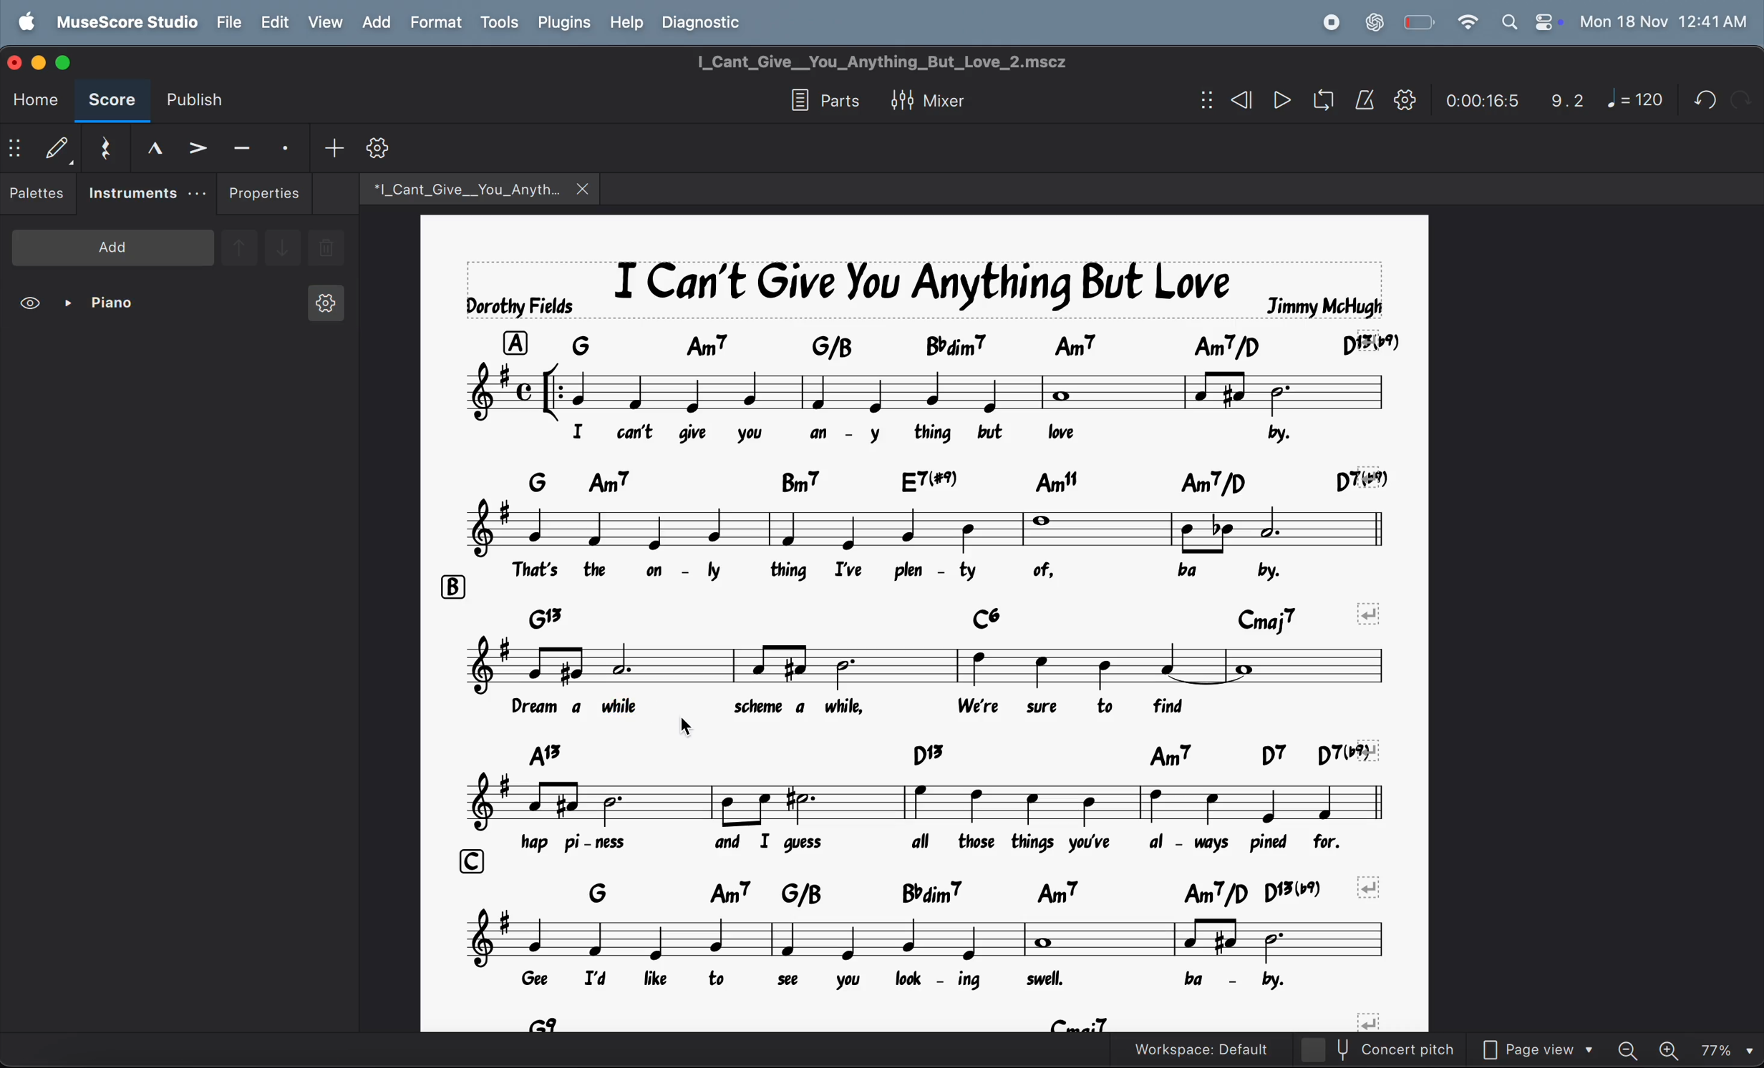 This screenshot has width=1764, height=1068. Describe the element at coordinates (519, 308) in the screenshot. I see `dorothy fields` at that location.